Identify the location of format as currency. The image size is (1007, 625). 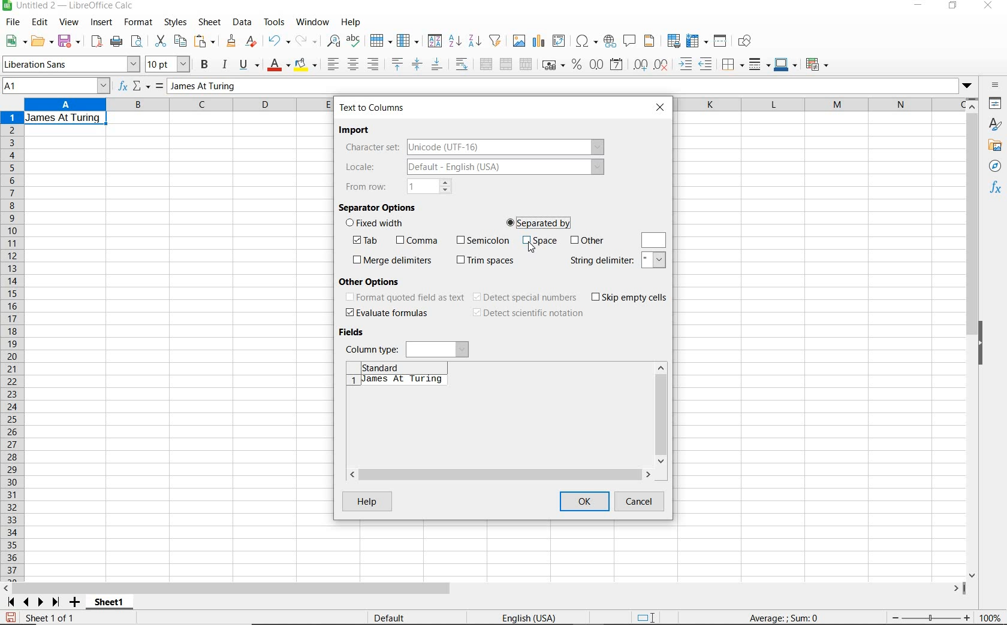
(553, 65).